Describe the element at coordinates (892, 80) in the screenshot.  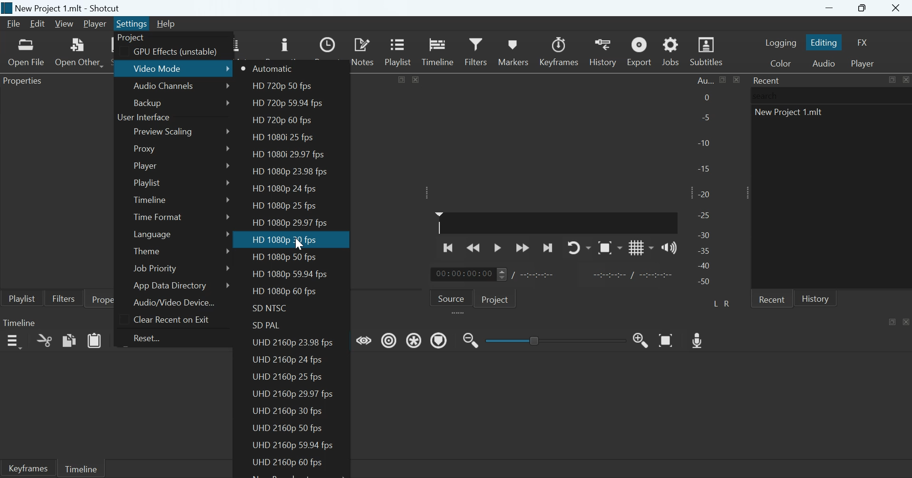
I see `Maximize` at that location.